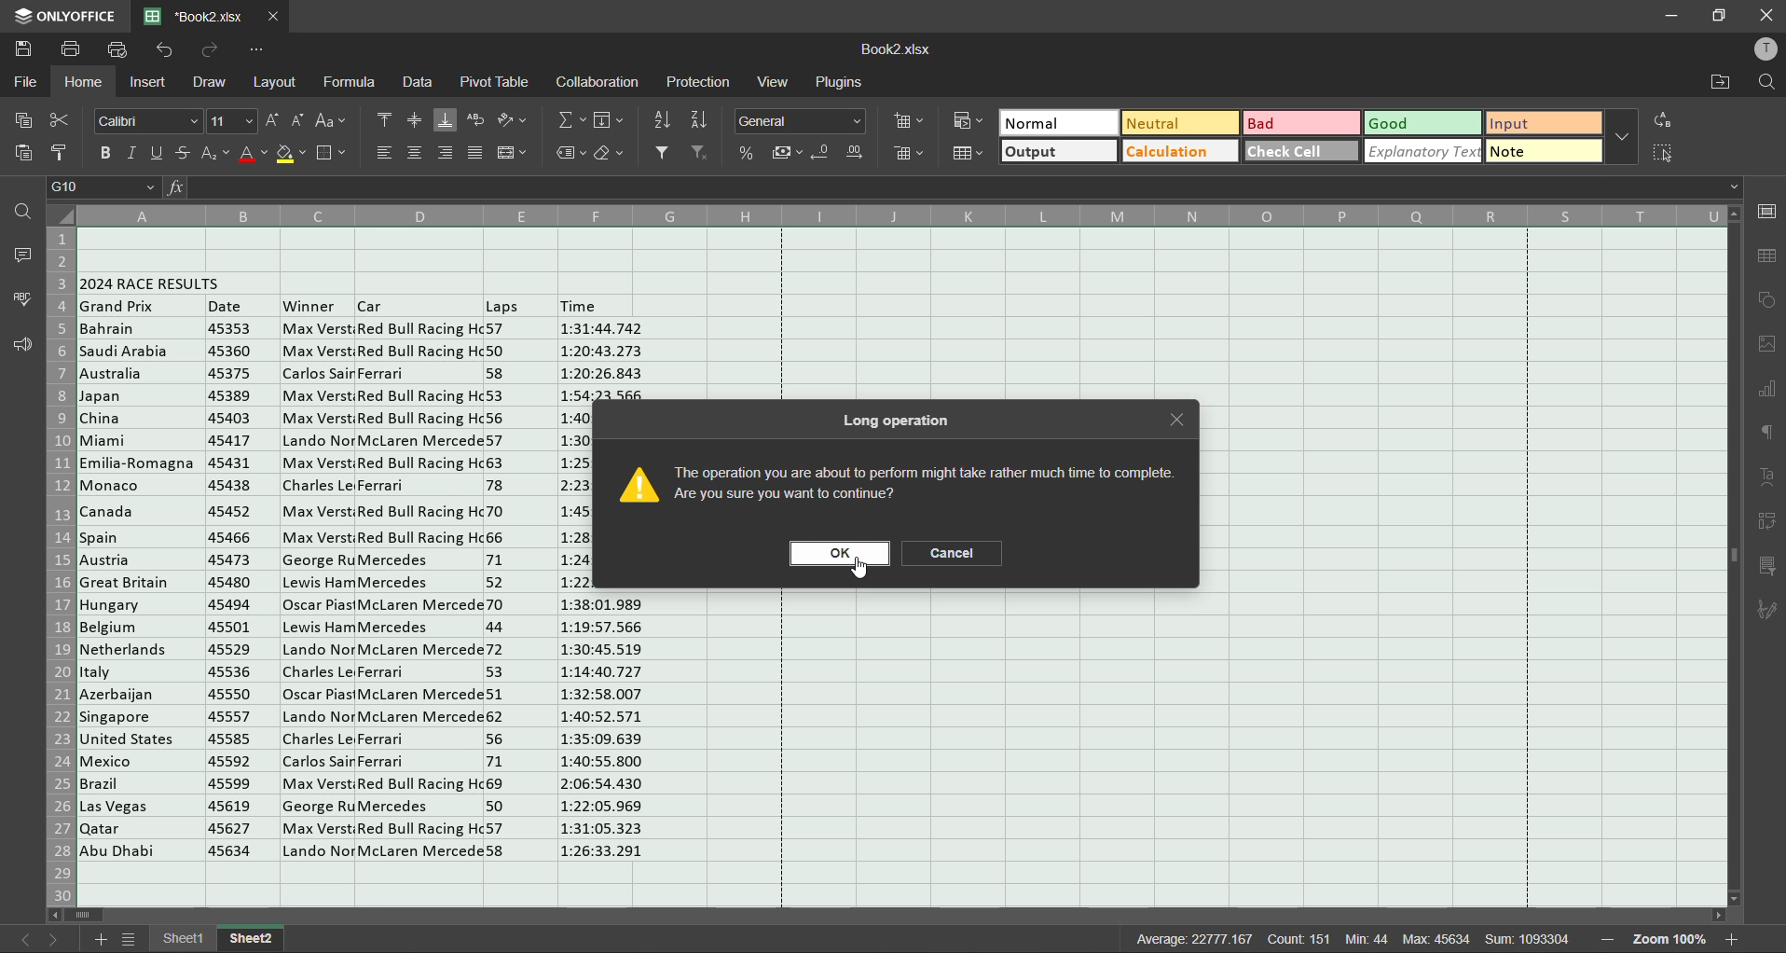 This screenshot has height=953, width=1786. What do you see at coordinates (1301, 937) in the screenshot?
I see `count` at bounding box center [1301, 937].